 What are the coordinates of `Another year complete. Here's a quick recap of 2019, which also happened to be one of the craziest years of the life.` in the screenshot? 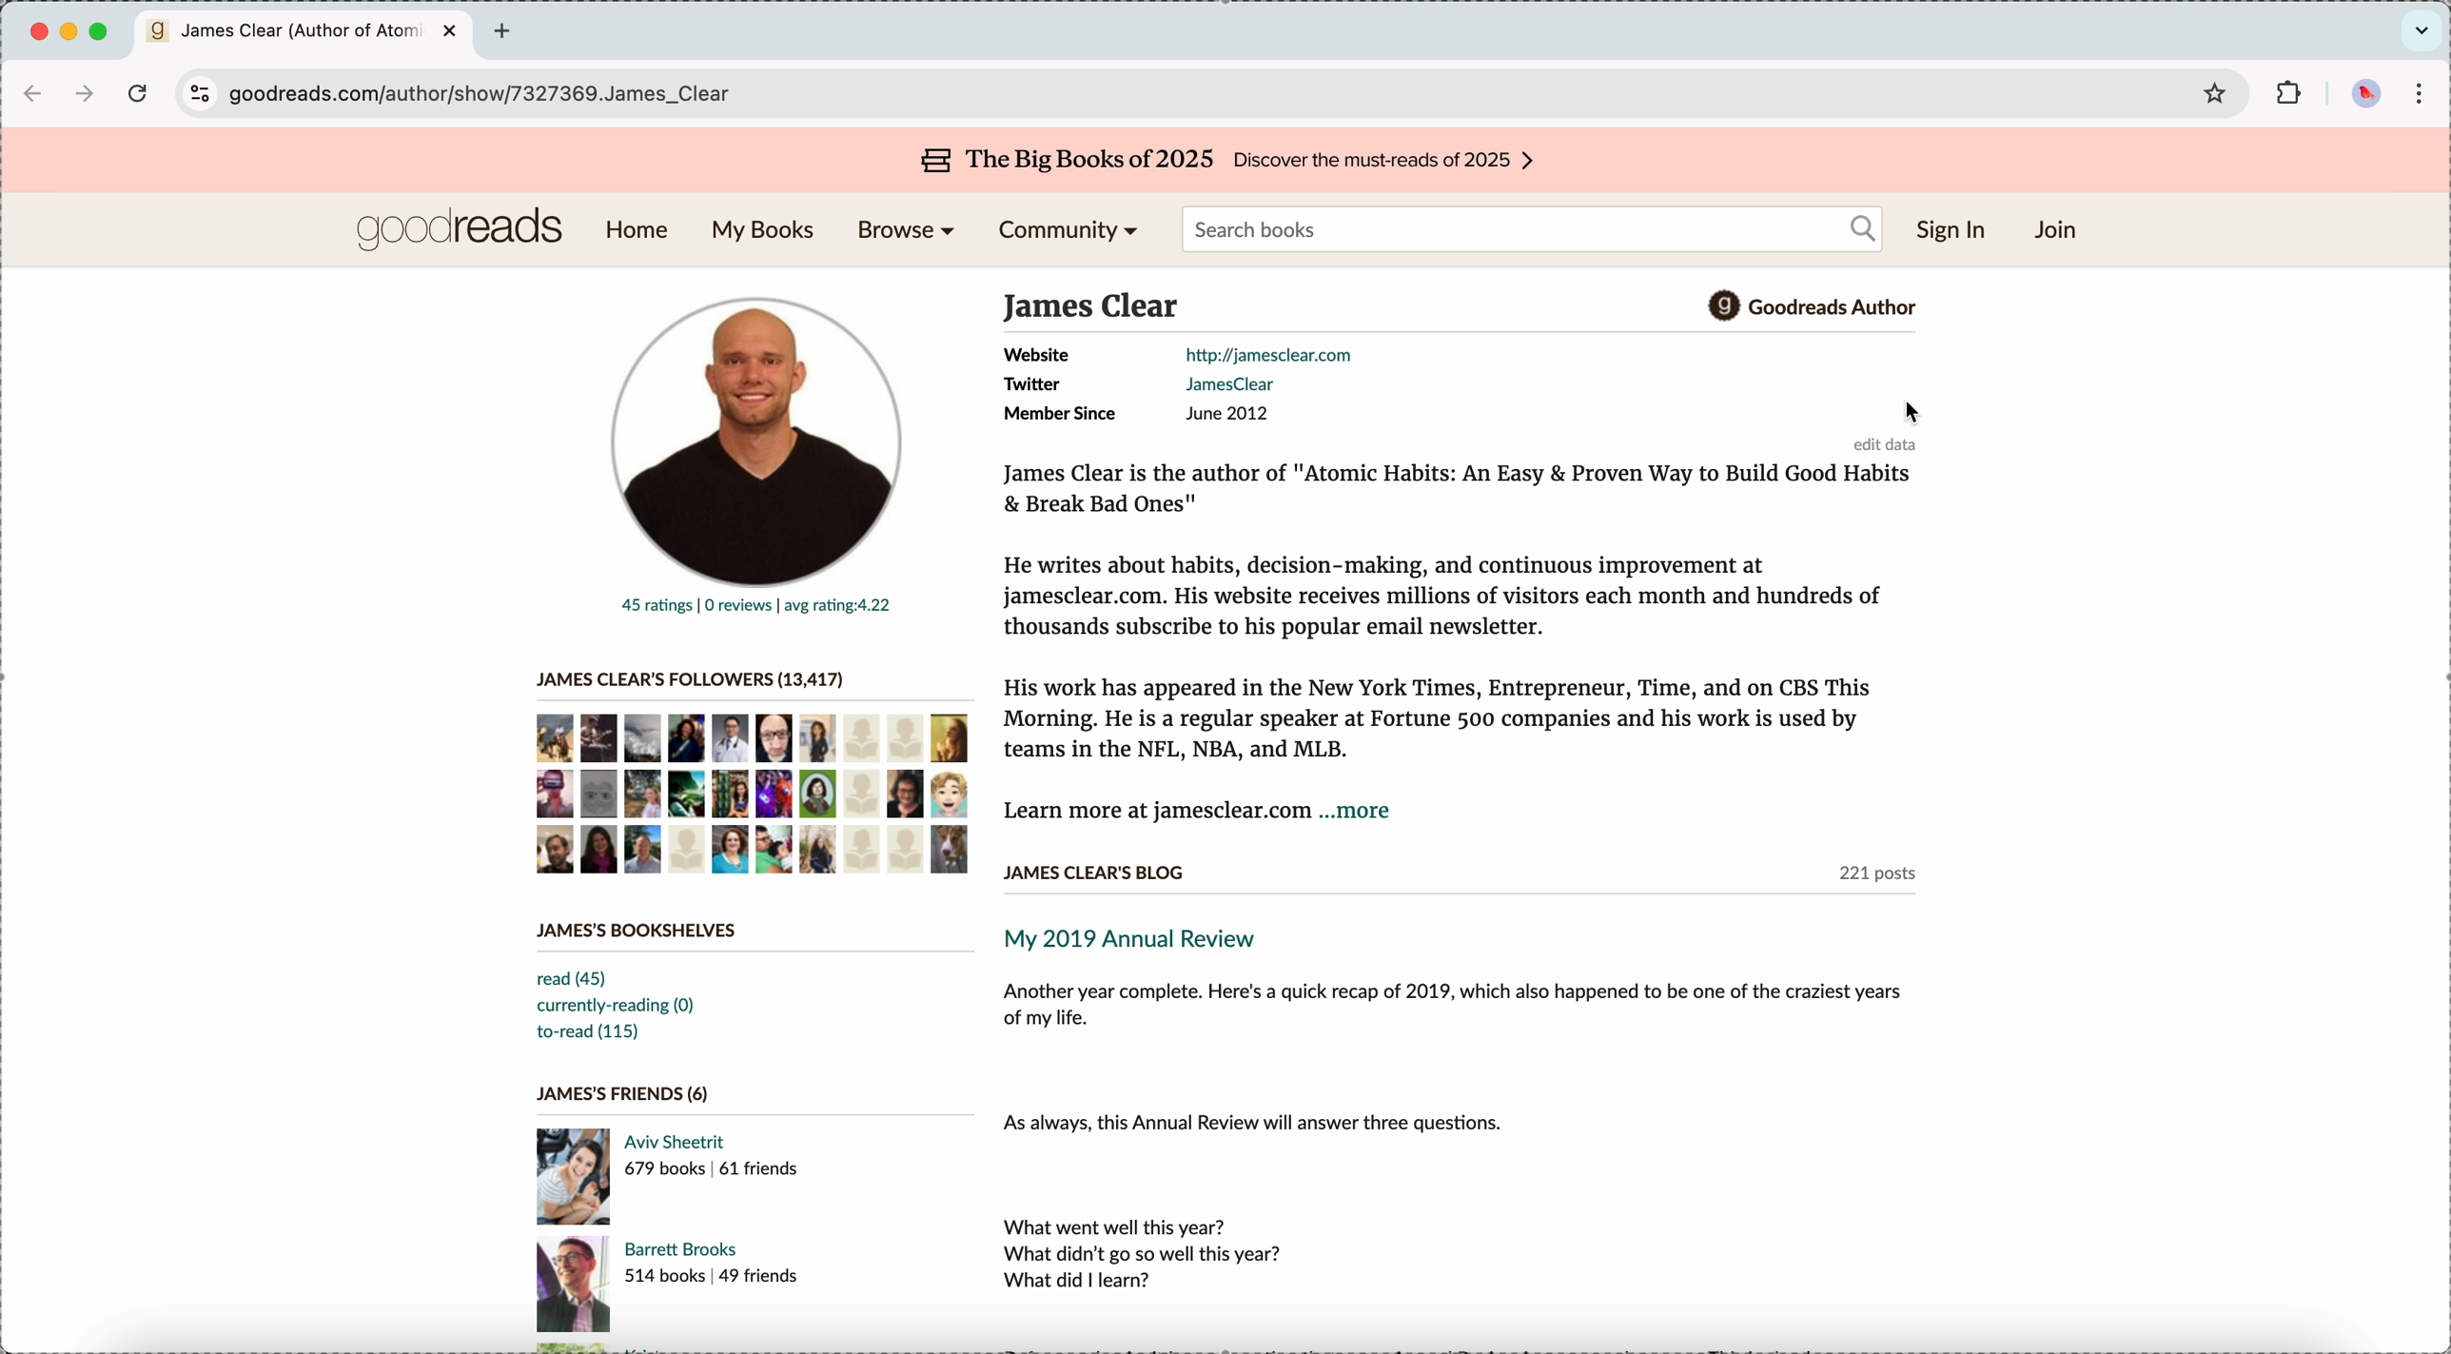 It's located at (1455, 1011).